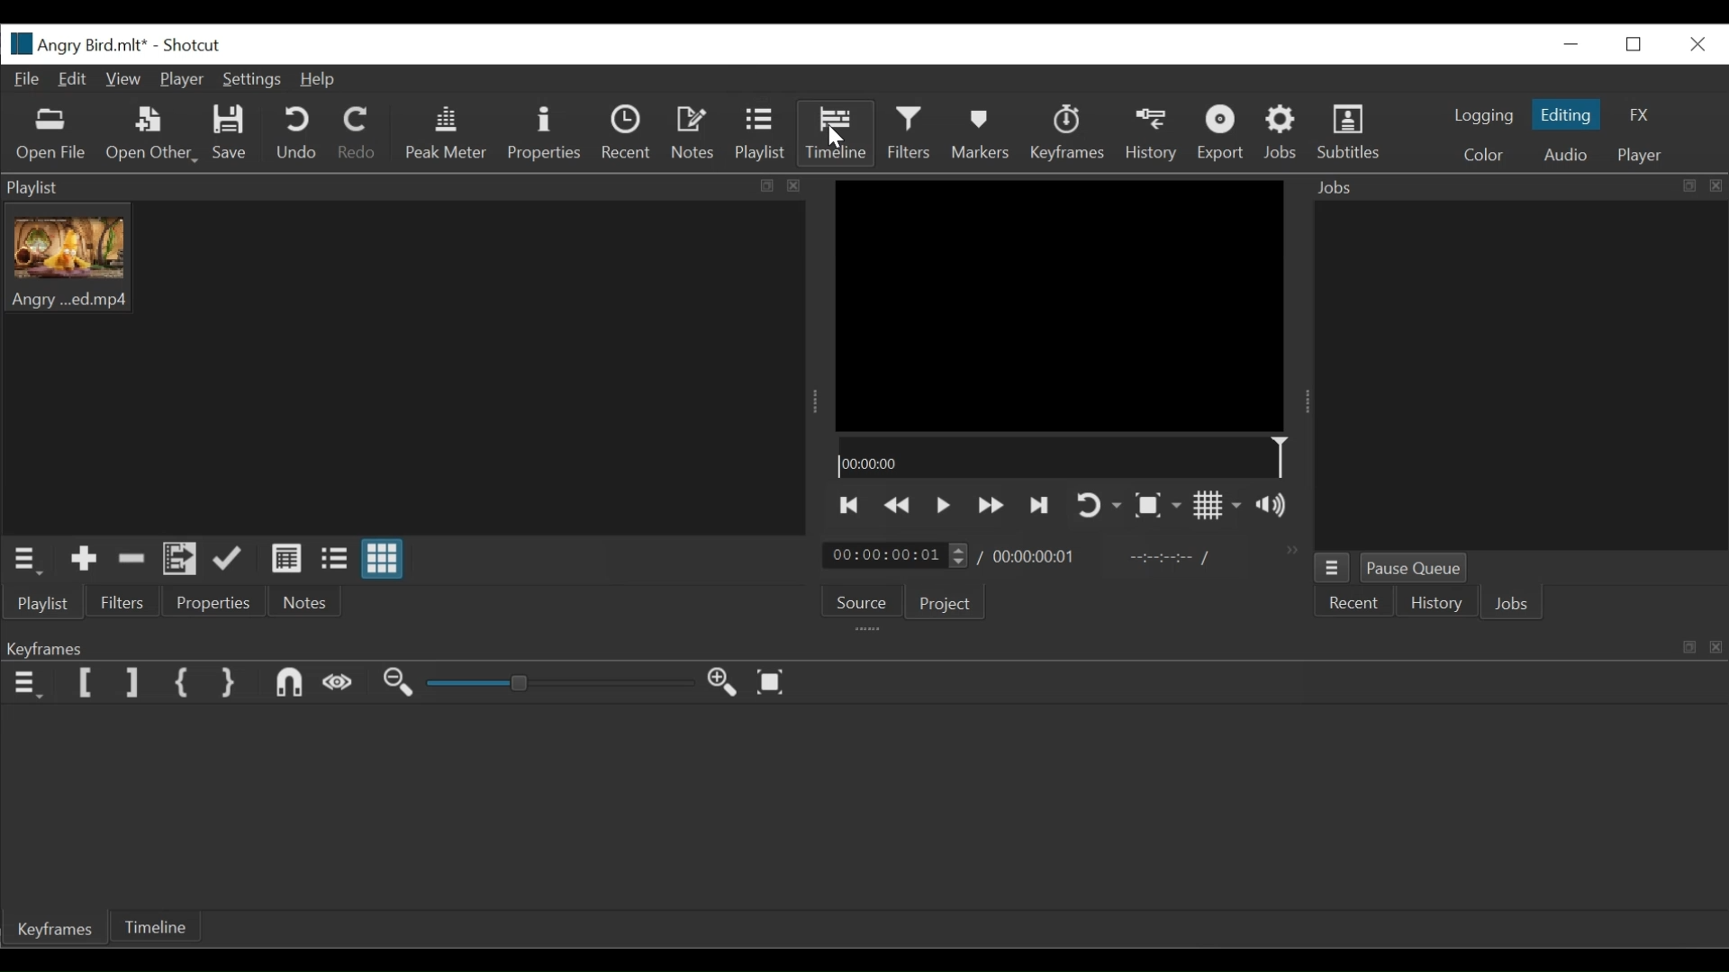  What do you see at coordinates (152, 135) in the screenshot?
I see `Open Other` at bounding box center [152, 135].